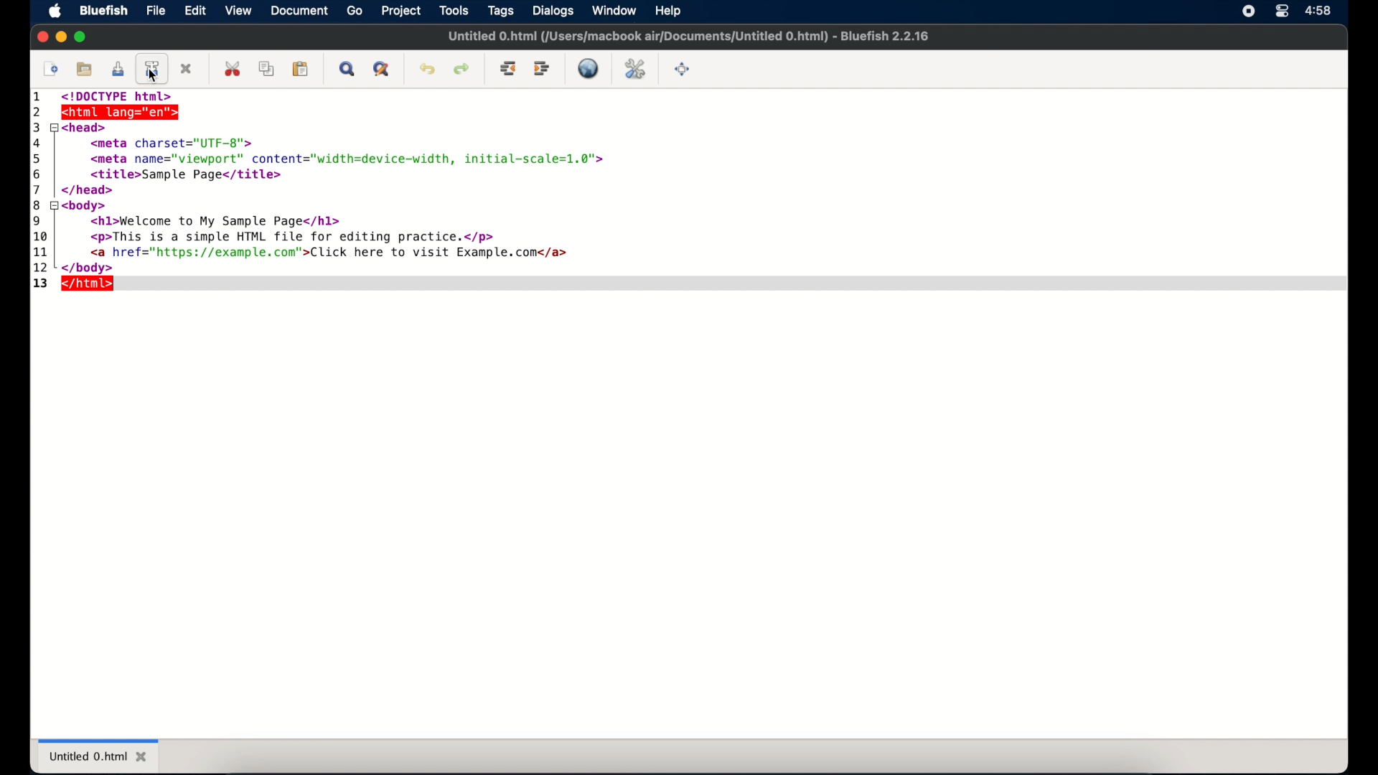 The image size is (1378, 775). I want to click on advanced find and replace, so click(383, 70).